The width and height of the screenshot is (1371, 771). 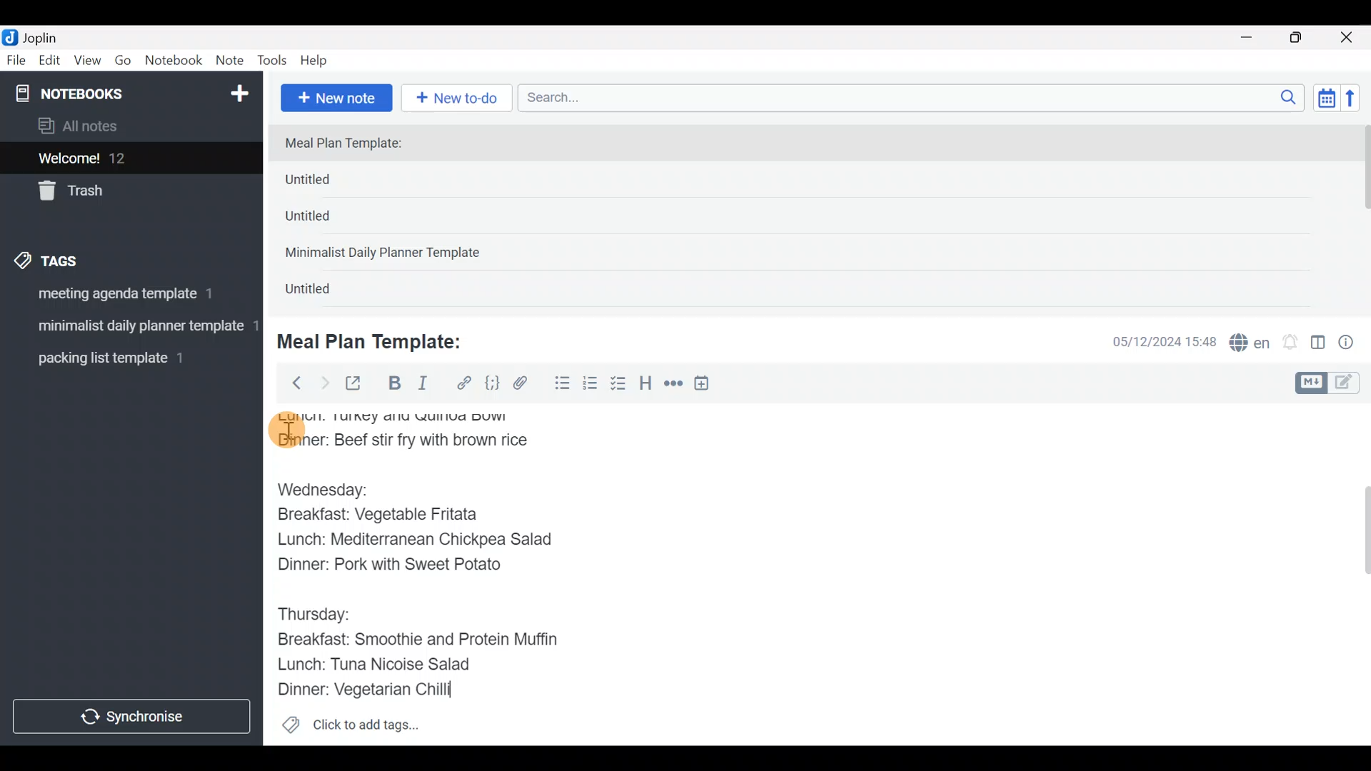 I want to click on Thursday:, so click(x=321, y=613).